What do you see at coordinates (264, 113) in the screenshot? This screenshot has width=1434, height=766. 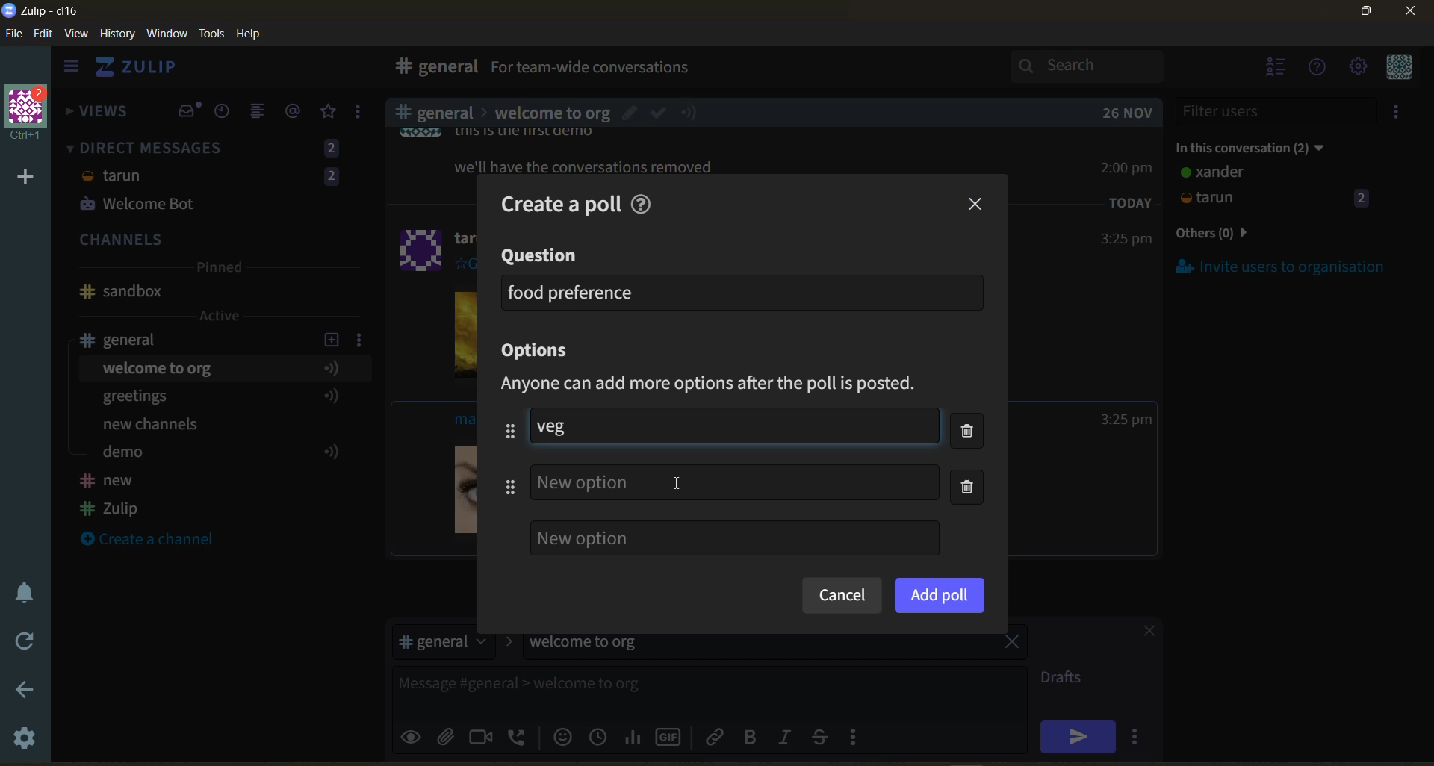 I see `combined feed` at bounding box center [264, 113].